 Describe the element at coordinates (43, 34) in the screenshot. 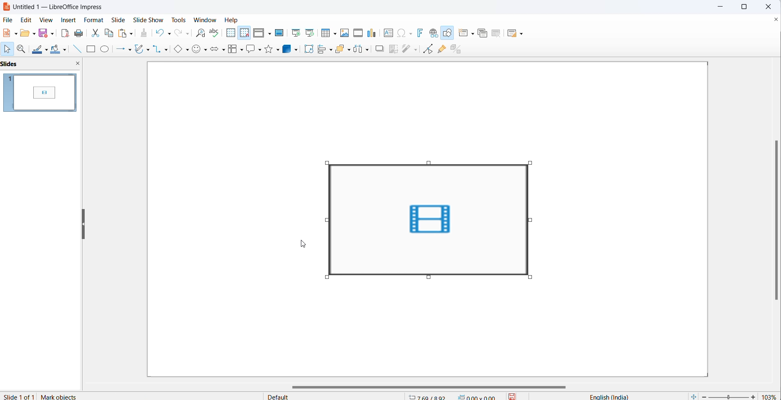

I see `save` at that location.